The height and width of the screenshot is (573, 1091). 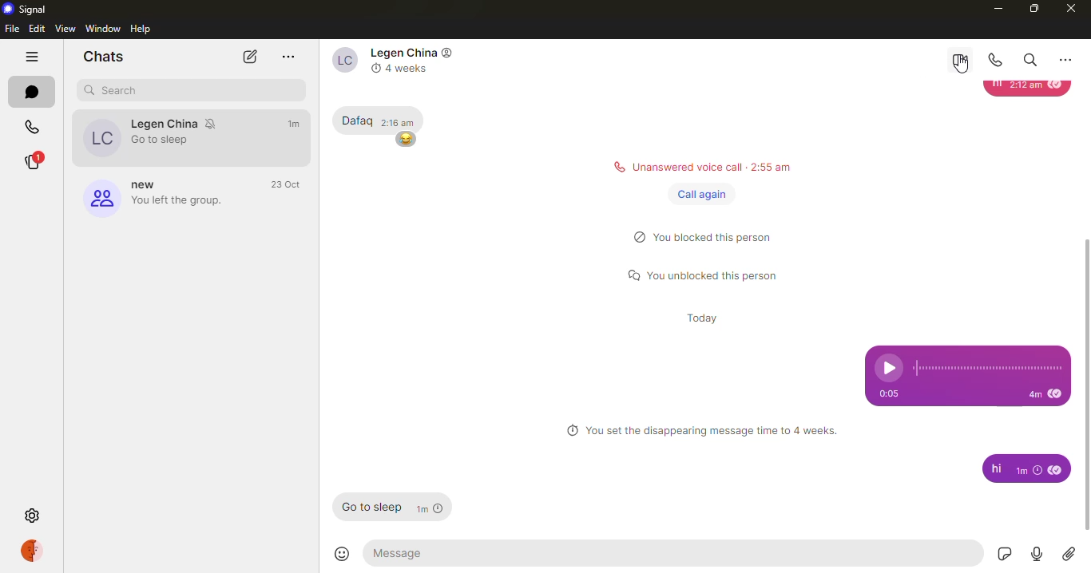 I want to click on mute notifications, so click(x=215, y=124).